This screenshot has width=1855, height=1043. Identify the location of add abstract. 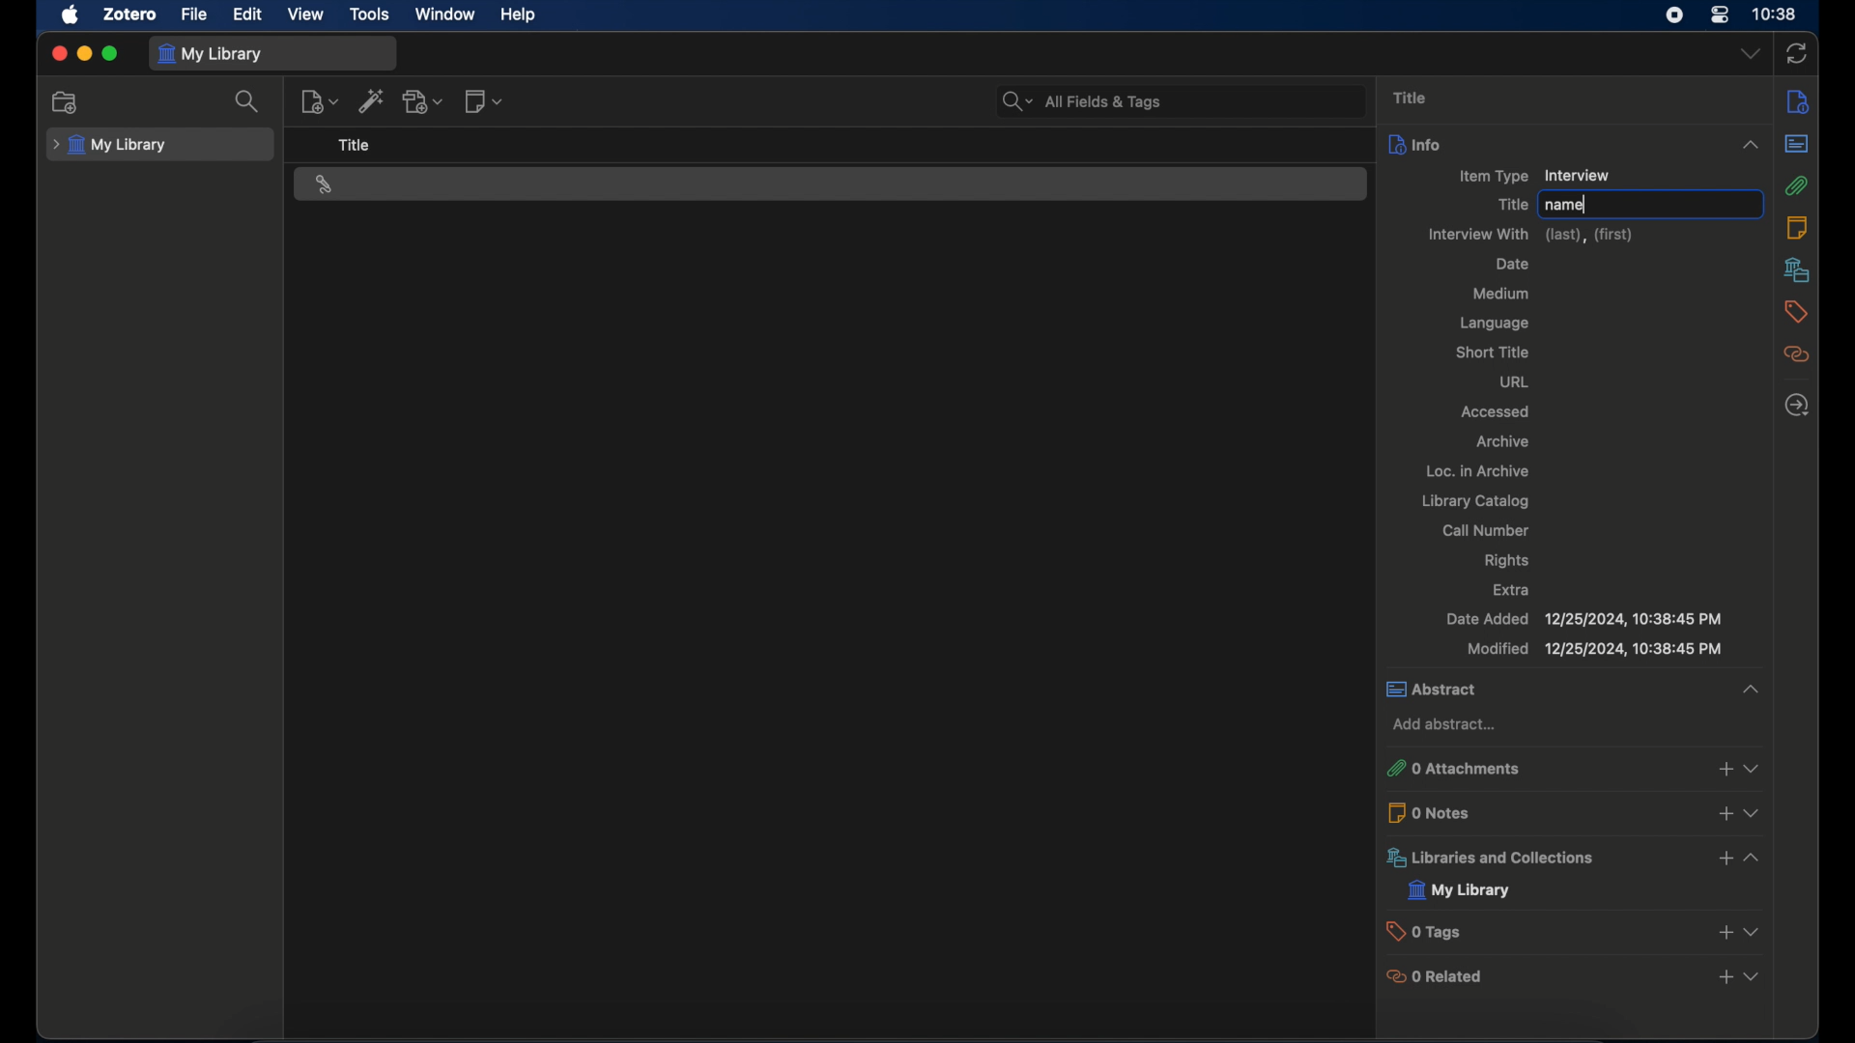
(1447, 724).